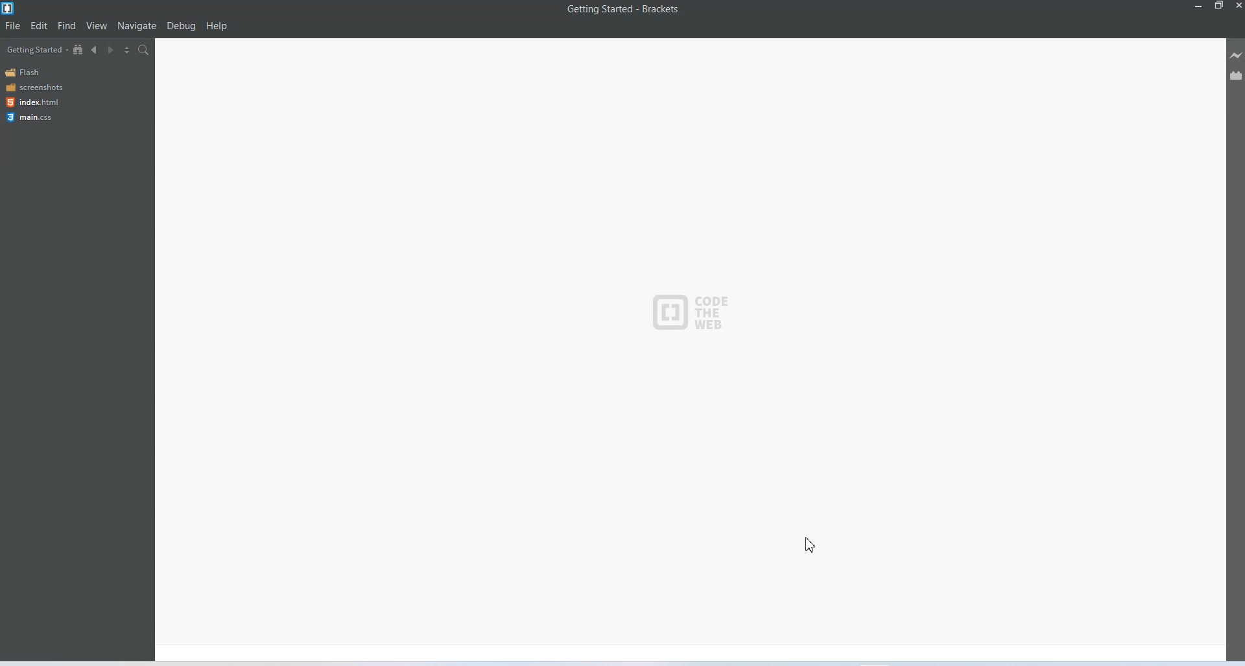  I want to click on Find, so click(67, 26).